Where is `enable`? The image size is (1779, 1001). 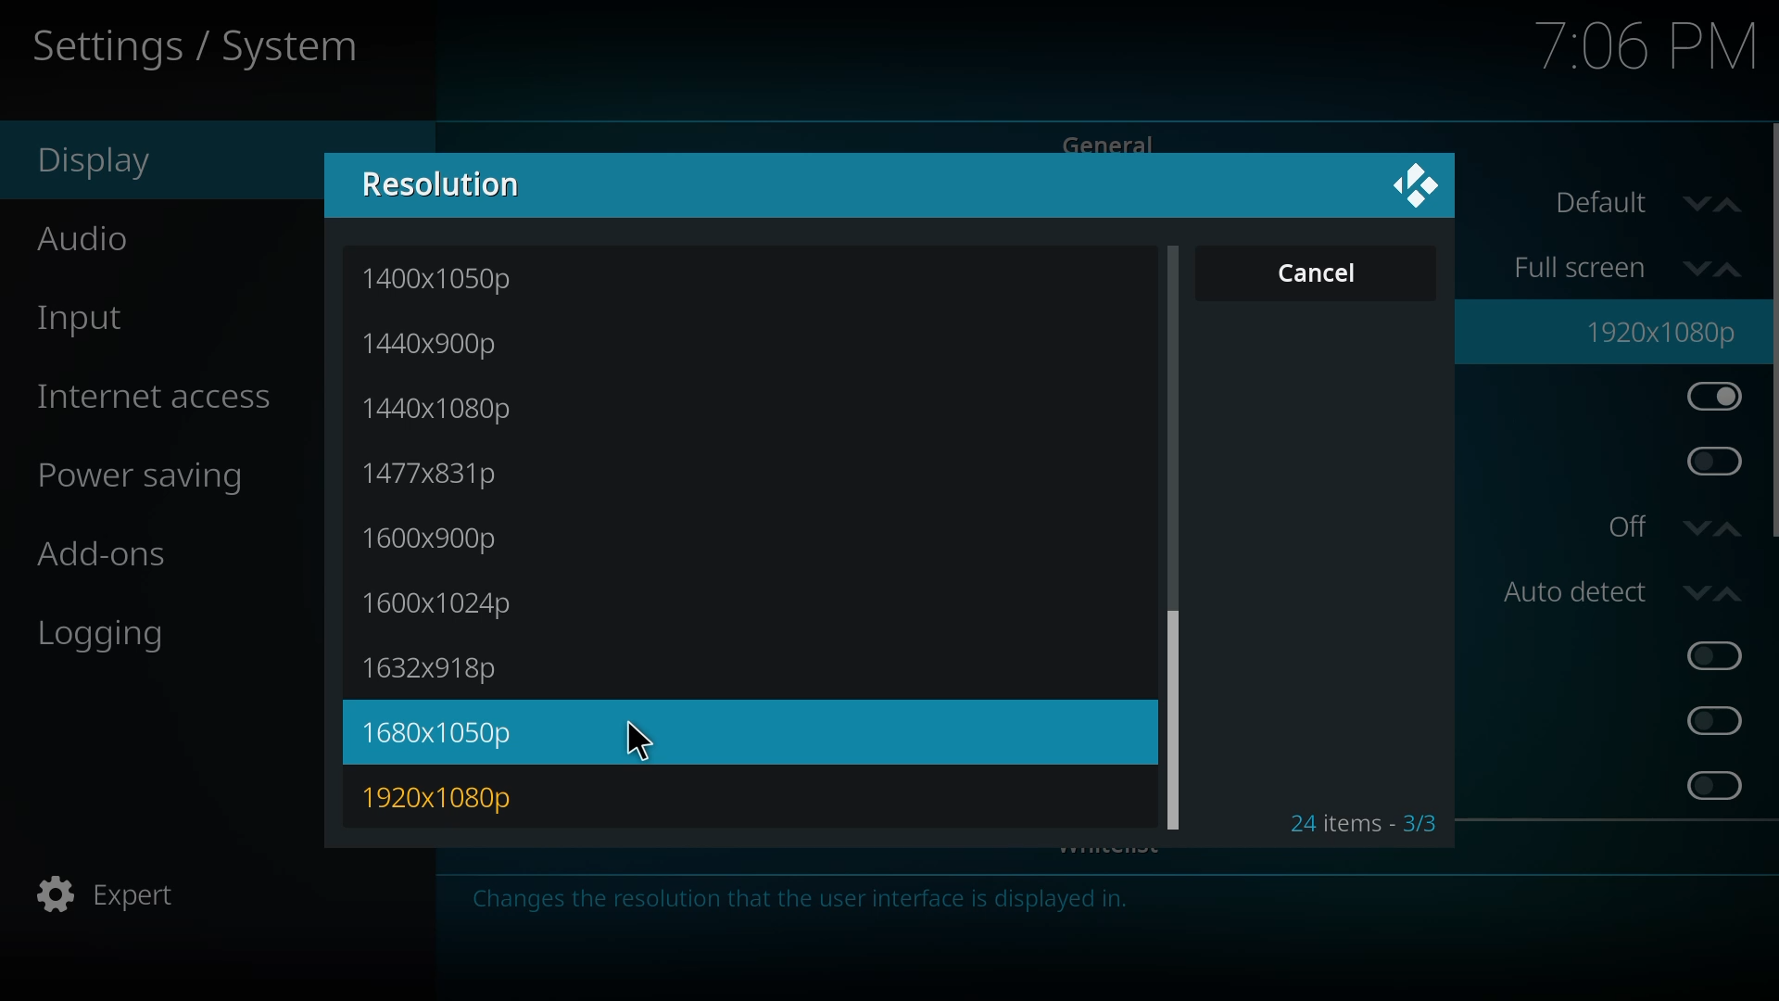 enable is located at coordinates (1715, 784).